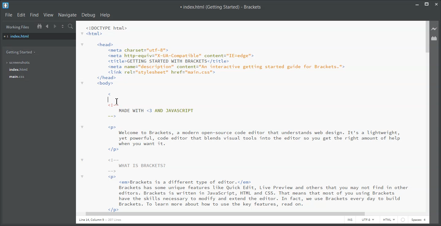 The height and width of the screenshot is (226, 441). What do you see at coordinates (48, 15) in the screenshot?
I see `View` at bounding box center [48, 15].